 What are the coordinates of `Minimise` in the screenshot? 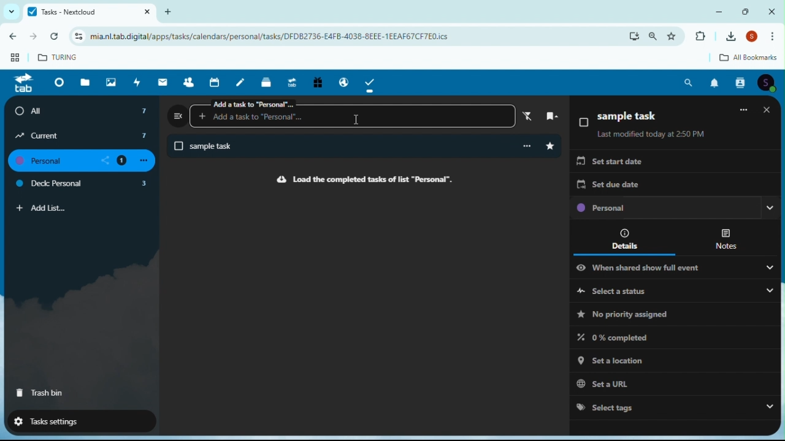 It's located at (722, 11).